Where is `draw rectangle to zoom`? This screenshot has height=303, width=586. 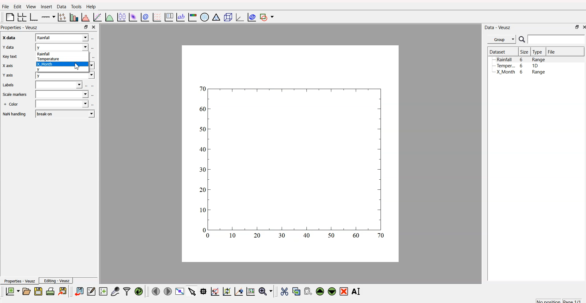
draw rectangle to zoom is located at coordinates (215, 291).